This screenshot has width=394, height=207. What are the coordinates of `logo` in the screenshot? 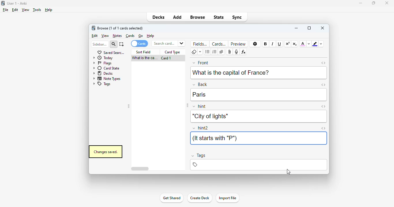 It's located at (3, 3).